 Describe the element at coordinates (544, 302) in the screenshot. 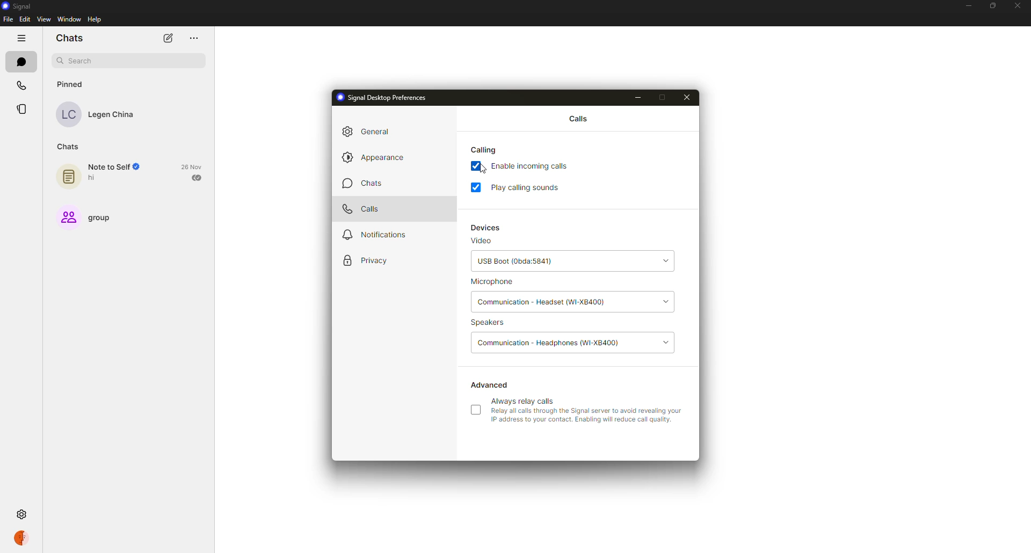

I see `headset` at that location.